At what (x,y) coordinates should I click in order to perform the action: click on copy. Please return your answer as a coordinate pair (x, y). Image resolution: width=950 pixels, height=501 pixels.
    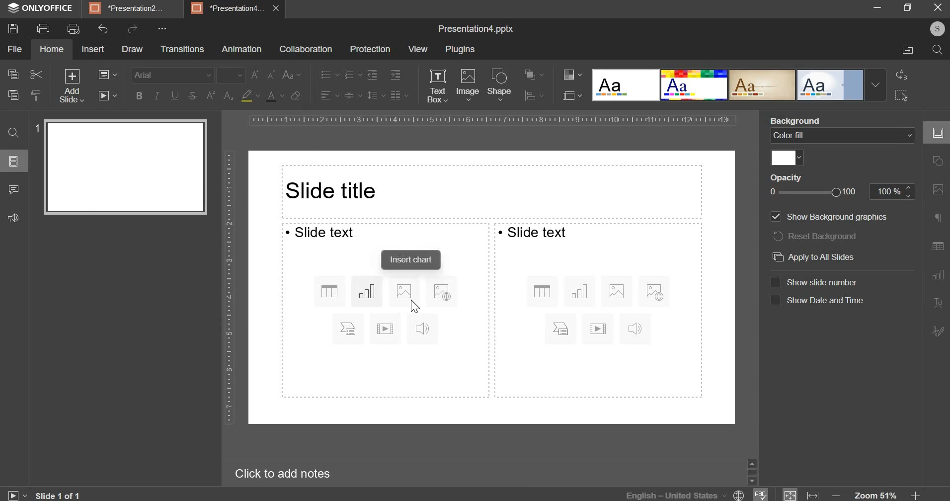
    Looking at the image, I should click on (12, 75).